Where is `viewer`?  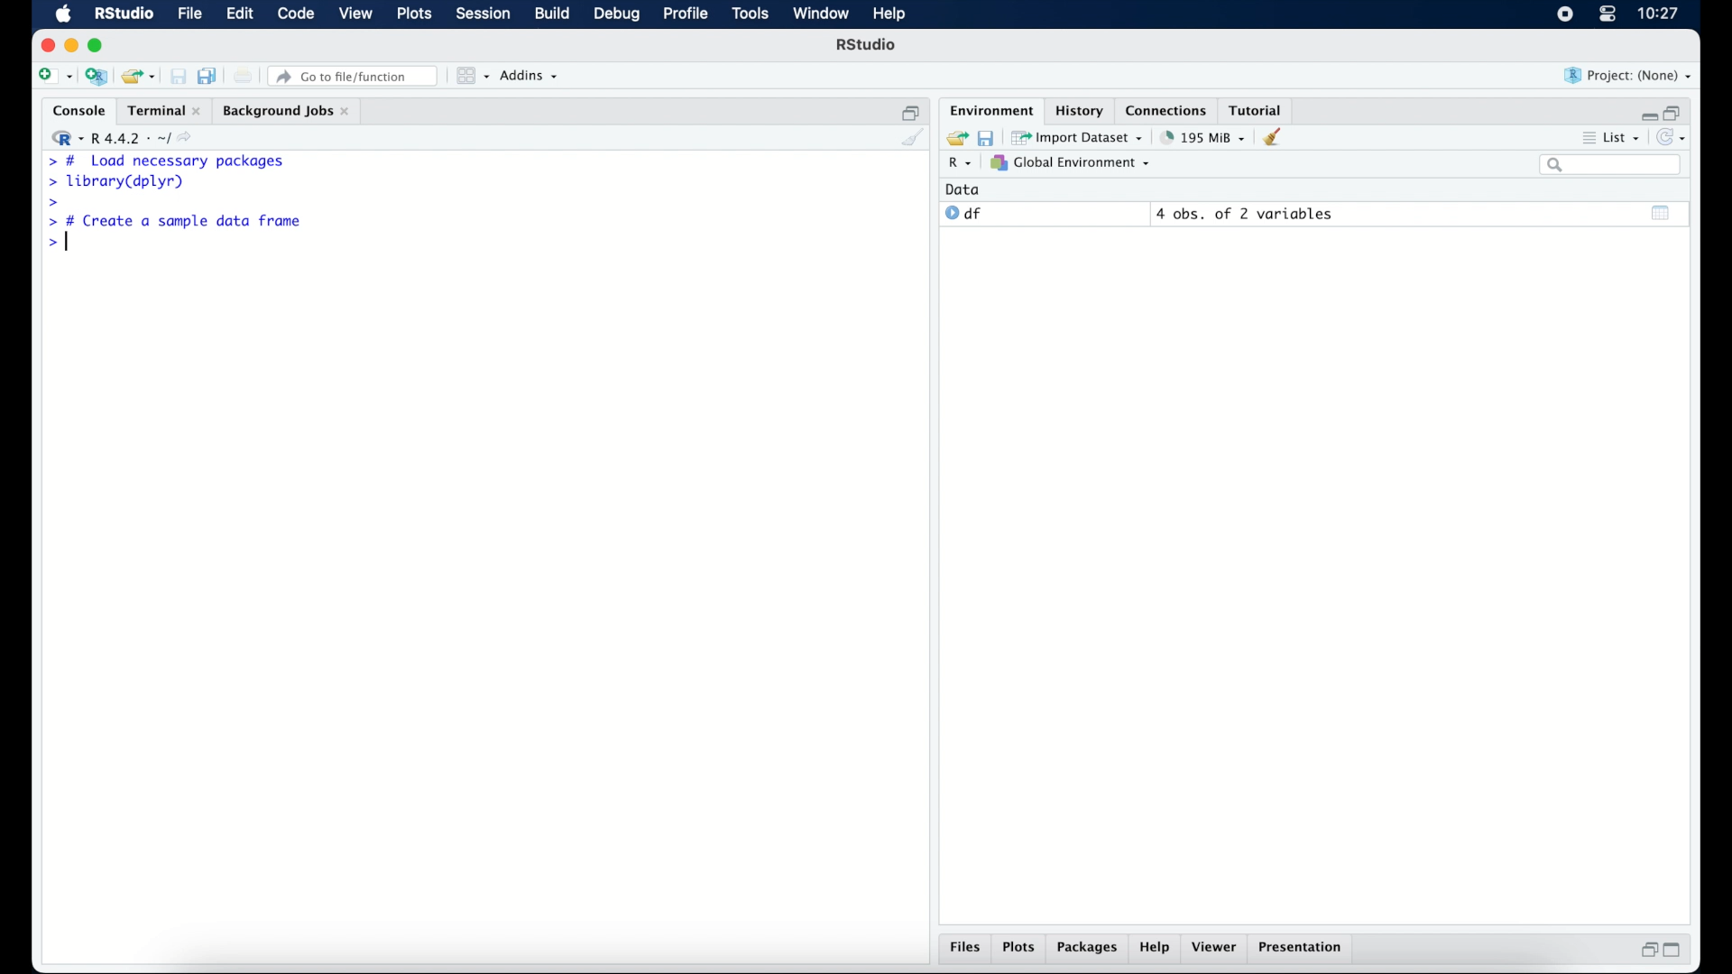
viewer is located at coordinates (1218, 949).